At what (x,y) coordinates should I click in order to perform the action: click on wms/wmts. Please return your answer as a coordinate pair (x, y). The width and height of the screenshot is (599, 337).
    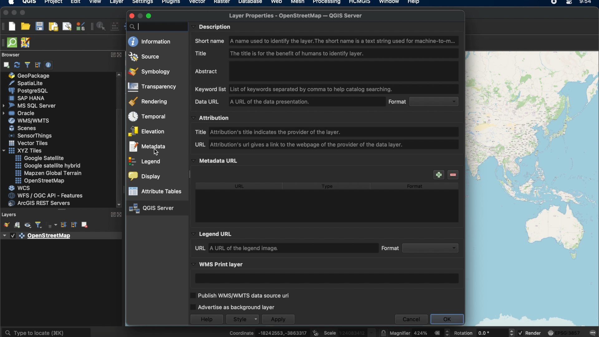
    Looking at the image, I should click on (27, 121).